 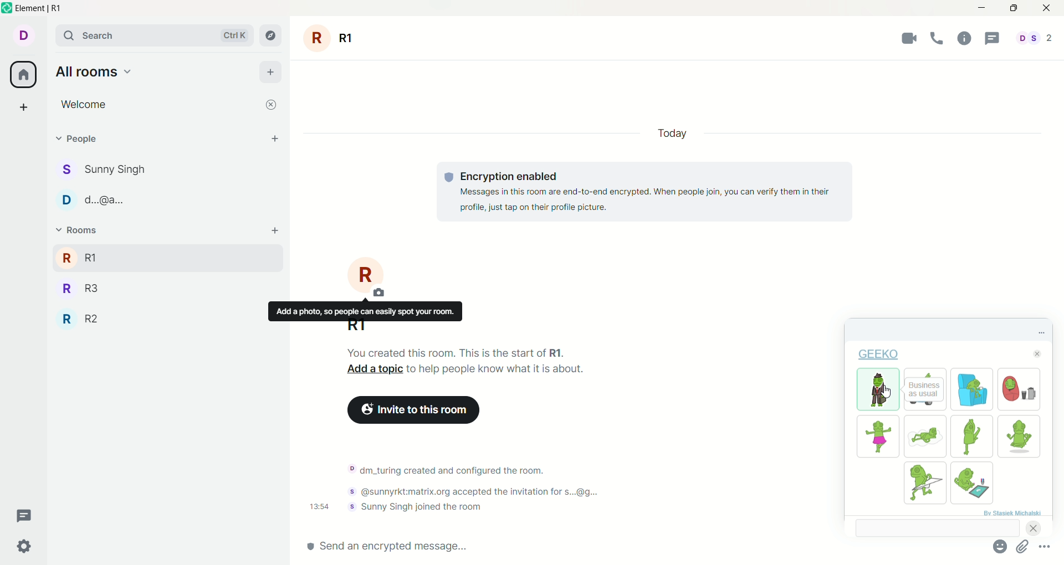 What do you see at coordinates (879, 354) in the screenshot?
I see `GEEKO` at bounding box center [879, 354].